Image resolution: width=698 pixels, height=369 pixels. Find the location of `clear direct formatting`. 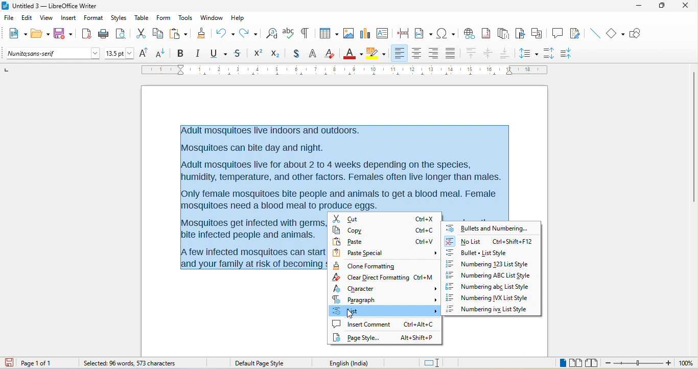

clear direct formatting is located at coordinates (331, 54).